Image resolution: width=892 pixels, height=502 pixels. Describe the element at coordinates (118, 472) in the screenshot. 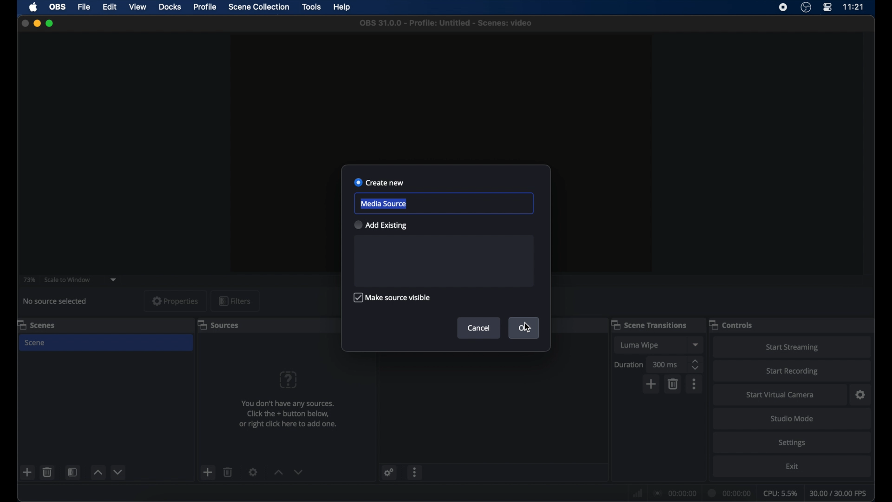

I see `decrement` at that location.